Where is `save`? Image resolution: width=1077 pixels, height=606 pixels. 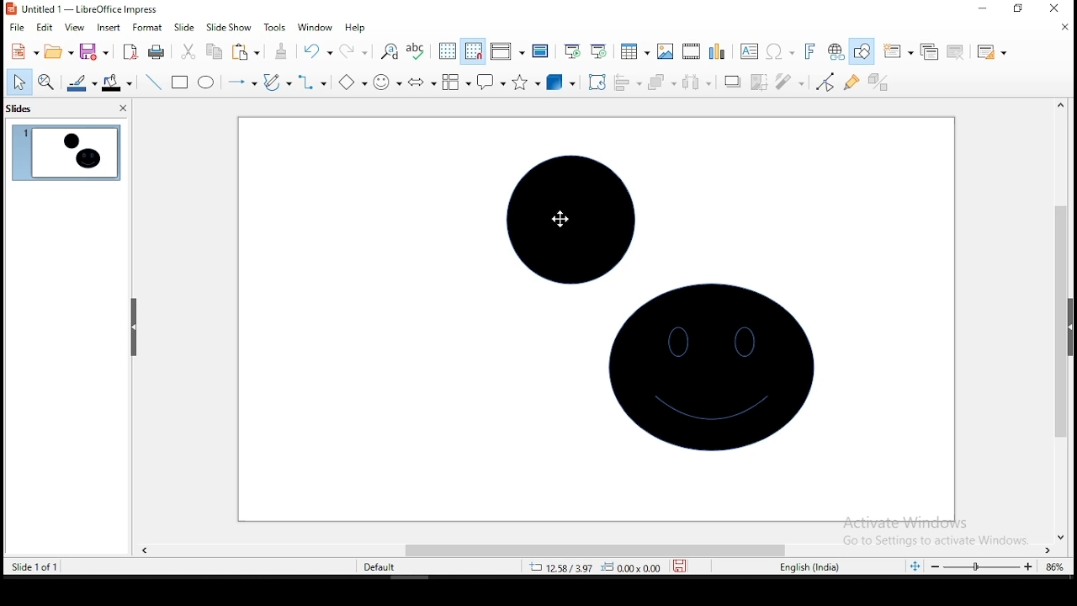 save is located at coordinates (682, 566).